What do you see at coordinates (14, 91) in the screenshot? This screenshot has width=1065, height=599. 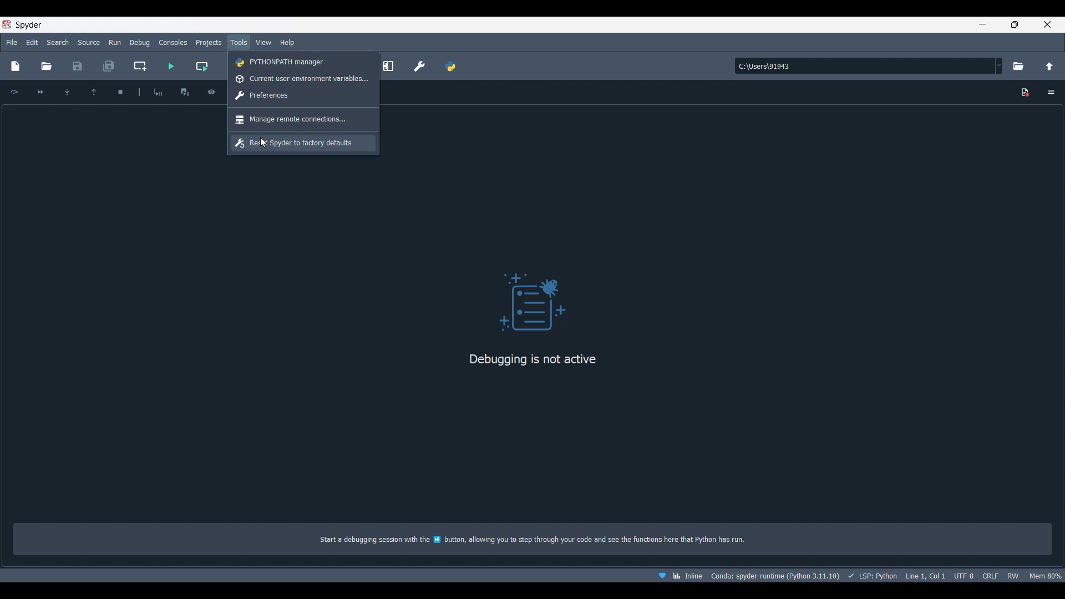 I see `reload` at bounding box center [14, 91].